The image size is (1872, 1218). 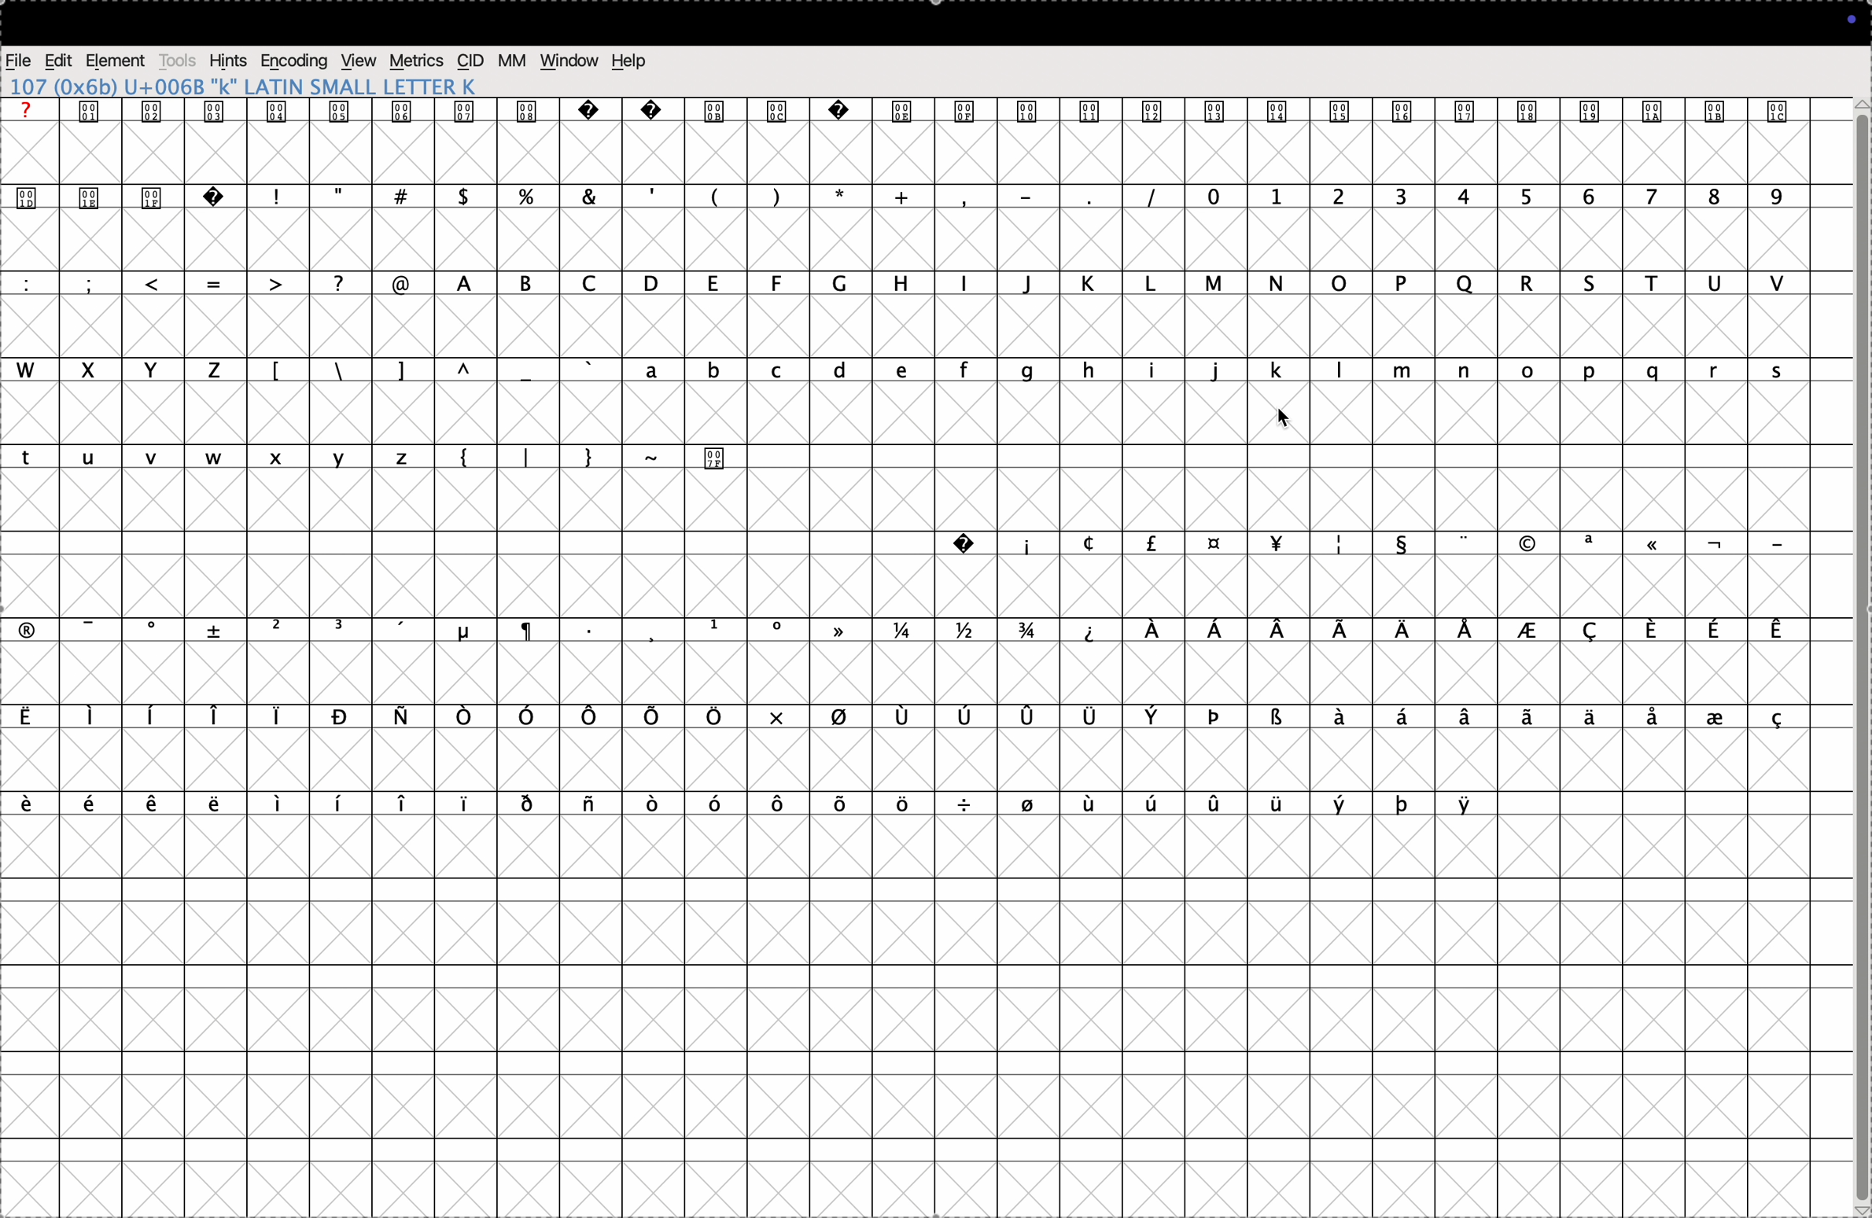 I want to click on i, so click(x=967, y=281).